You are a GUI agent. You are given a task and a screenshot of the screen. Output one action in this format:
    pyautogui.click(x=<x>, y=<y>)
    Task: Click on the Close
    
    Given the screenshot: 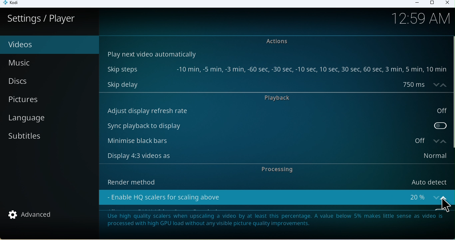 What is the action you would take?
    pyautogui.click(x=447, y=3)
    